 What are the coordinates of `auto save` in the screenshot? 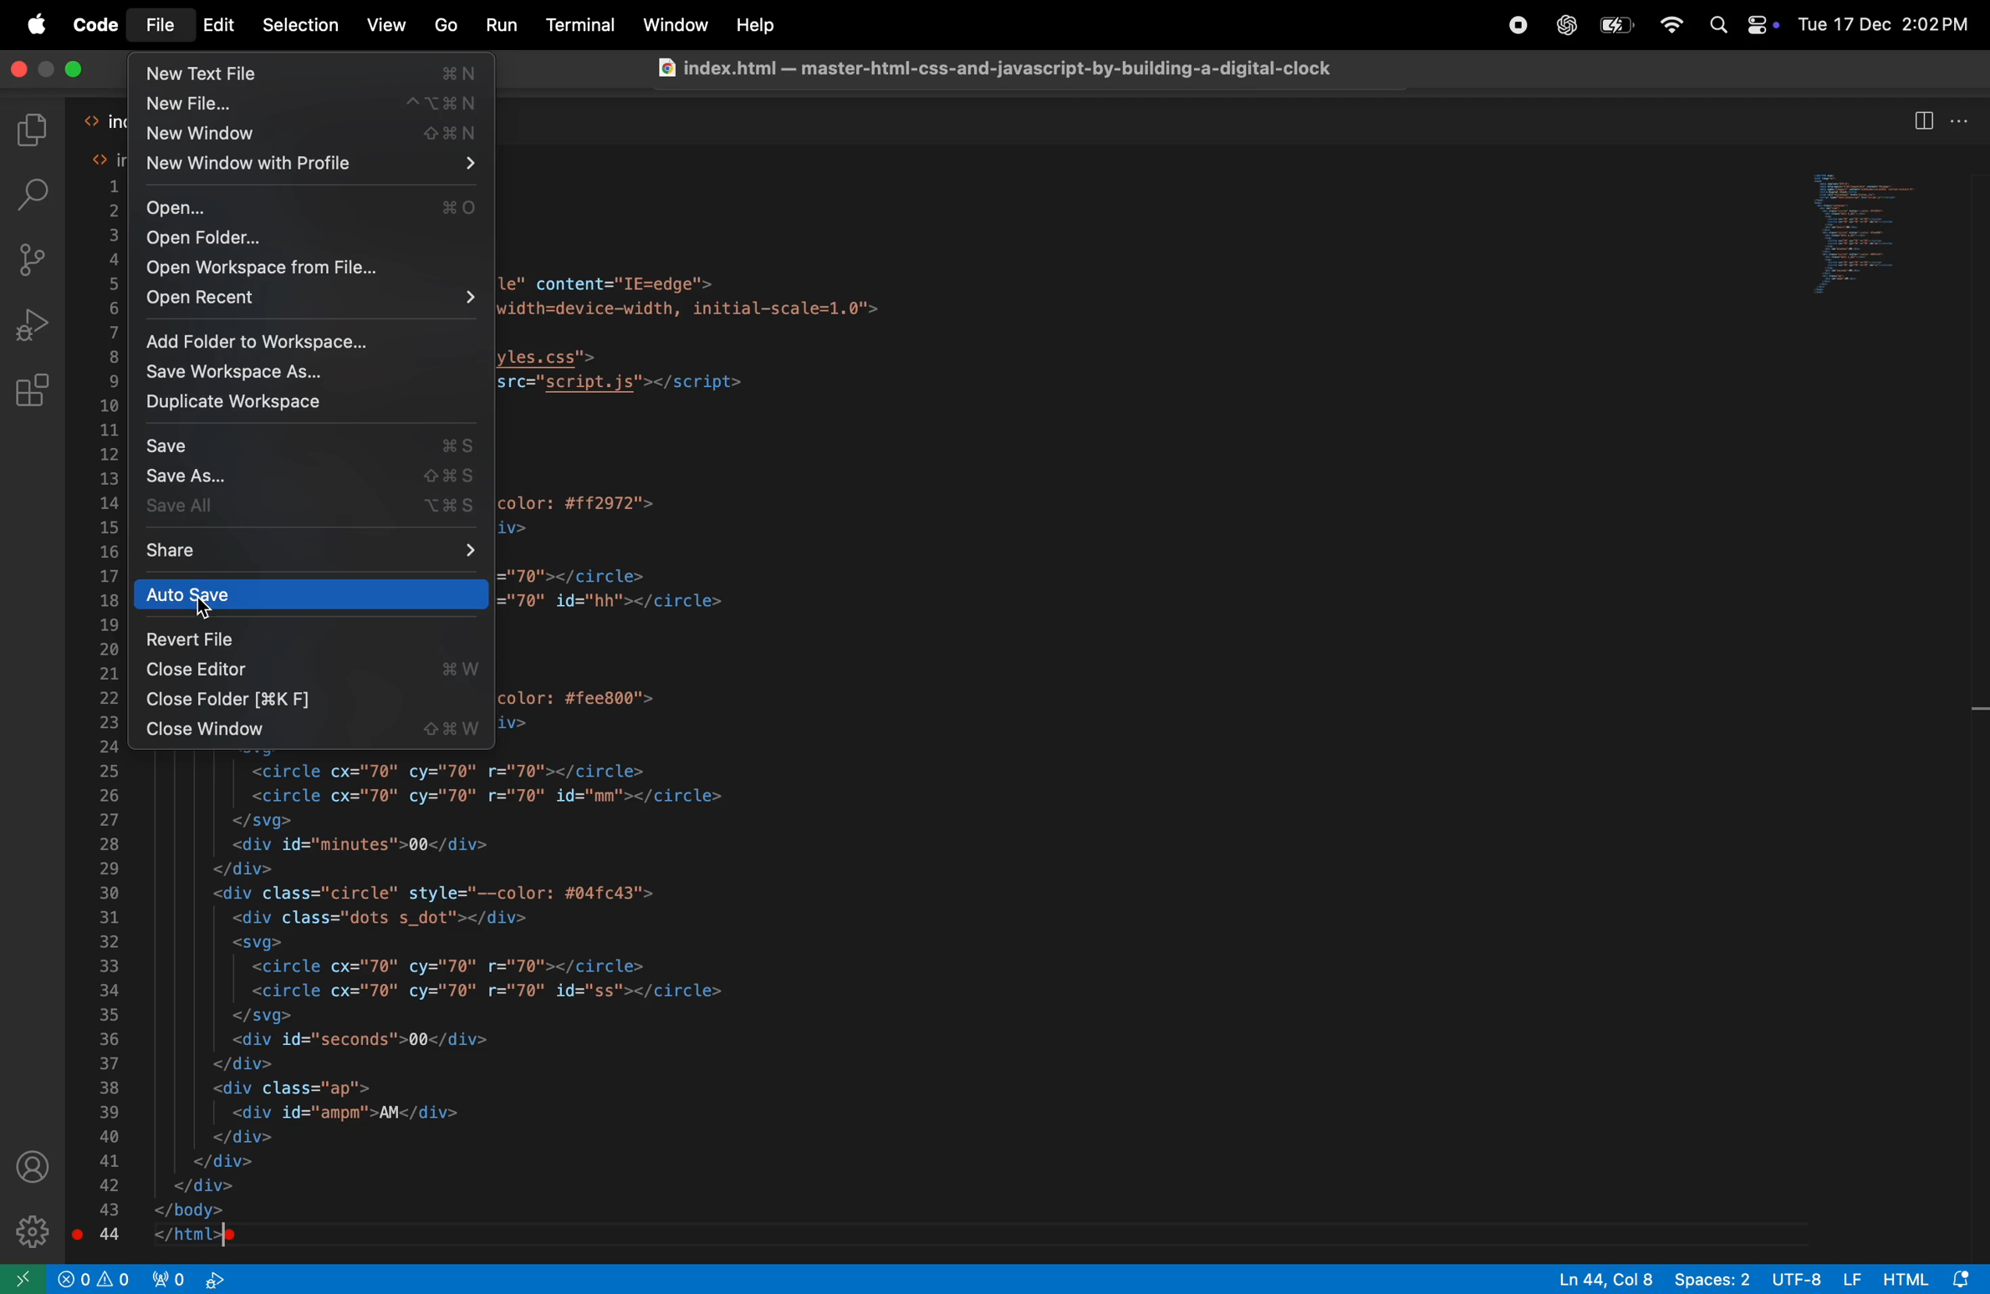 It's located at (310, 594).